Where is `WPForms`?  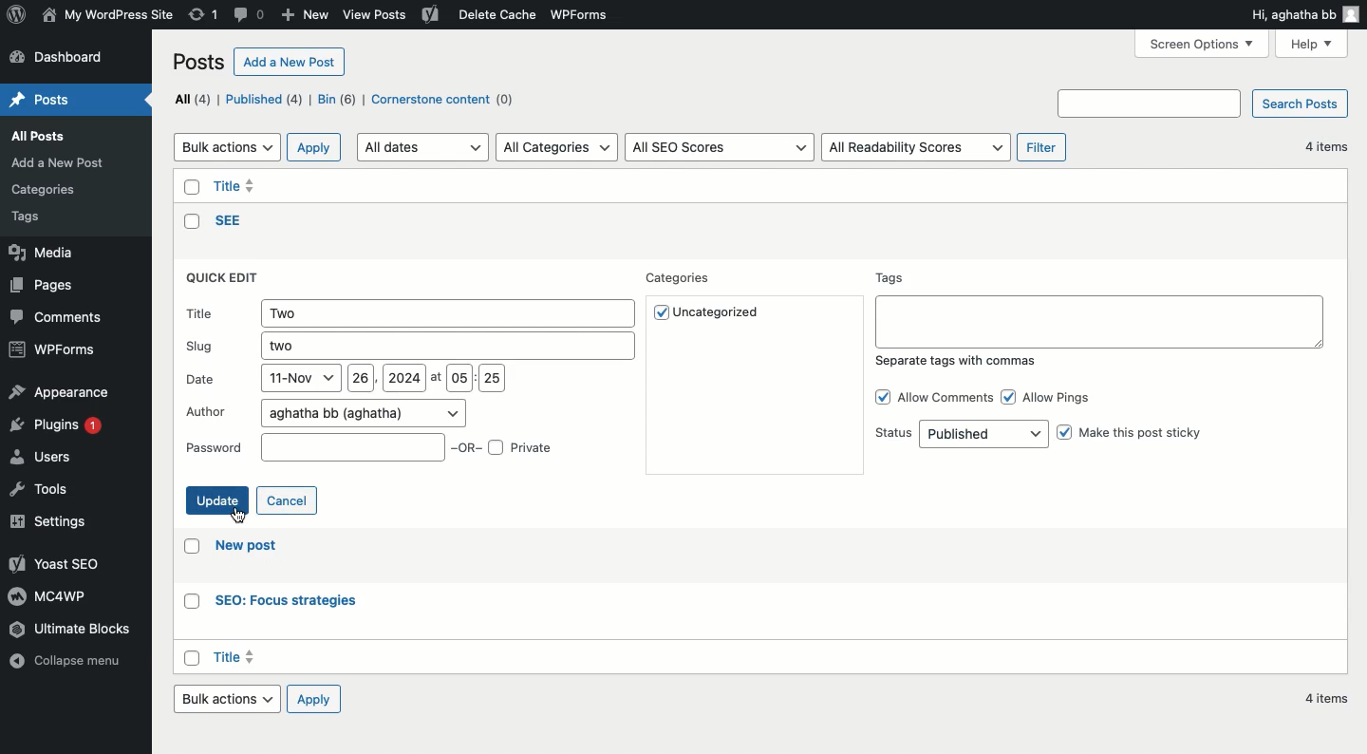
WPForms is located at coordinates (53, 349).